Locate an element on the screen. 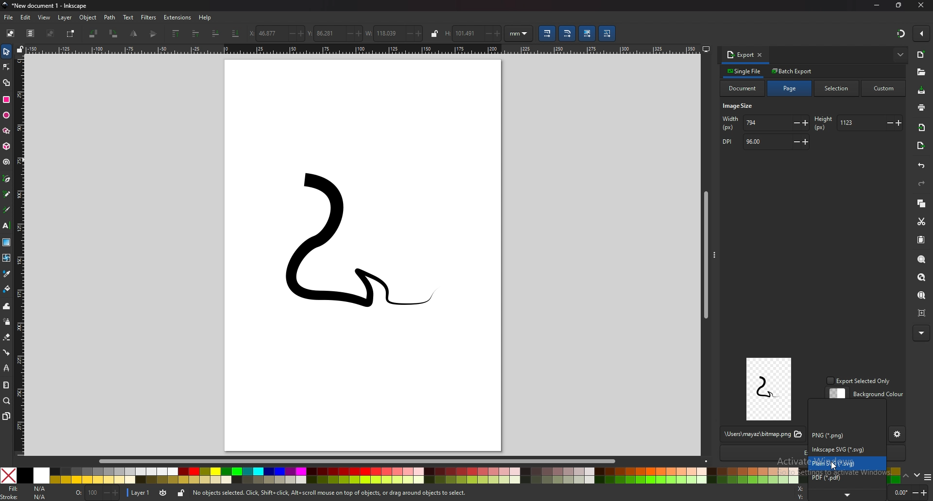 Image resolution: width=933 pixels, height=501 pixels. width is located at coordinates (766, 123).